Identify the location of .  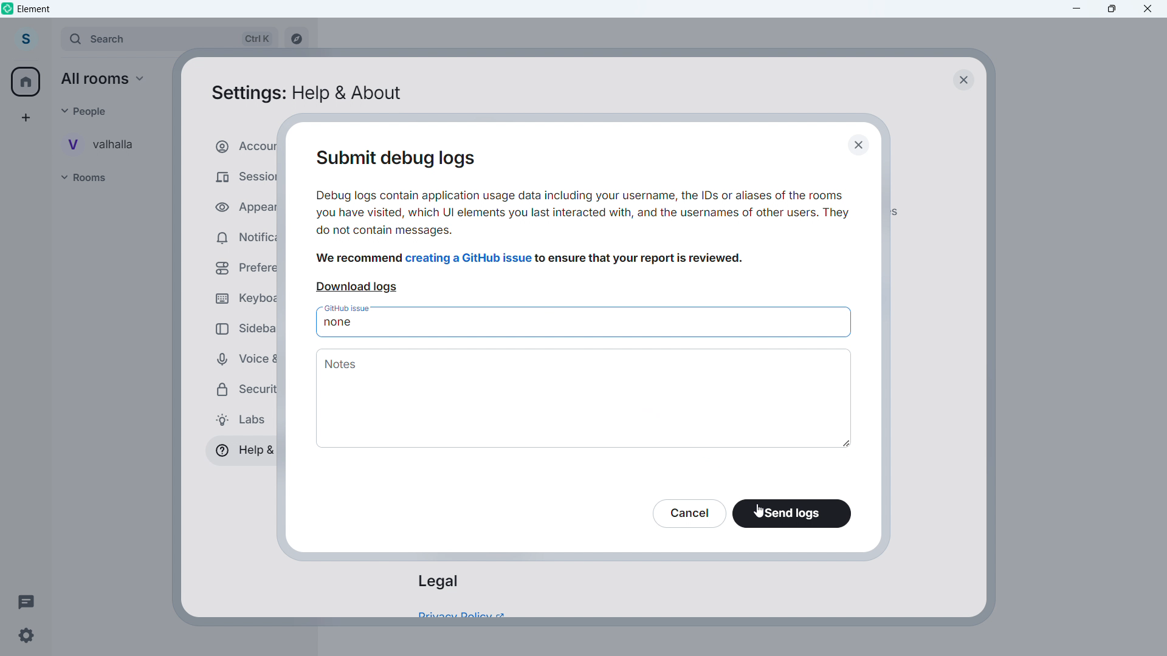
(89, 111).